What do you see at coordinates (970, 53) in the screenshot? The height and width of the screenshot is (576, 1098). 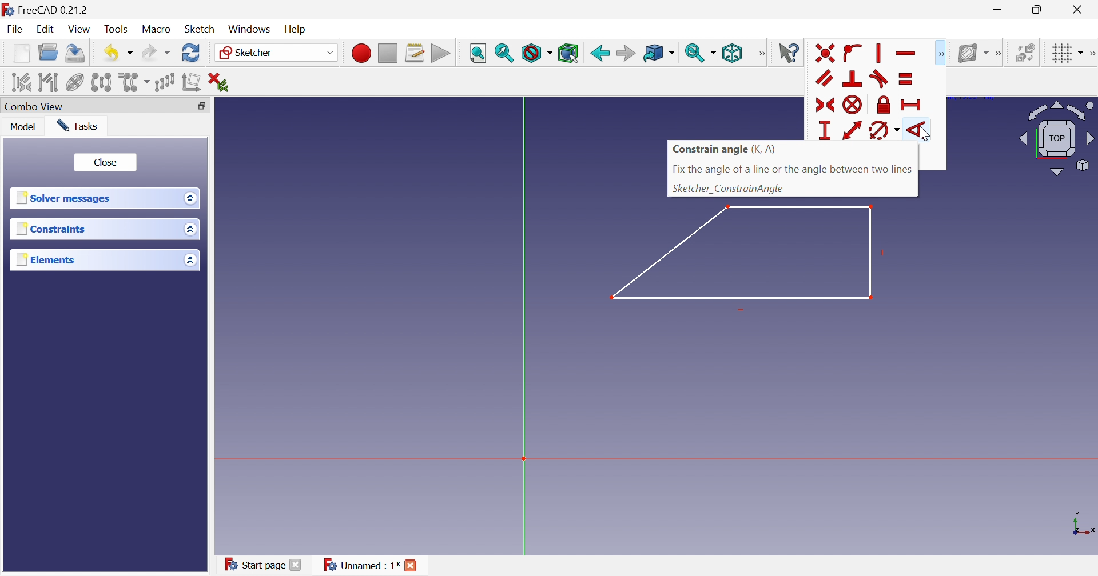 I see `Show/Hide B-spline information layer` at bounding box center [970, 53].